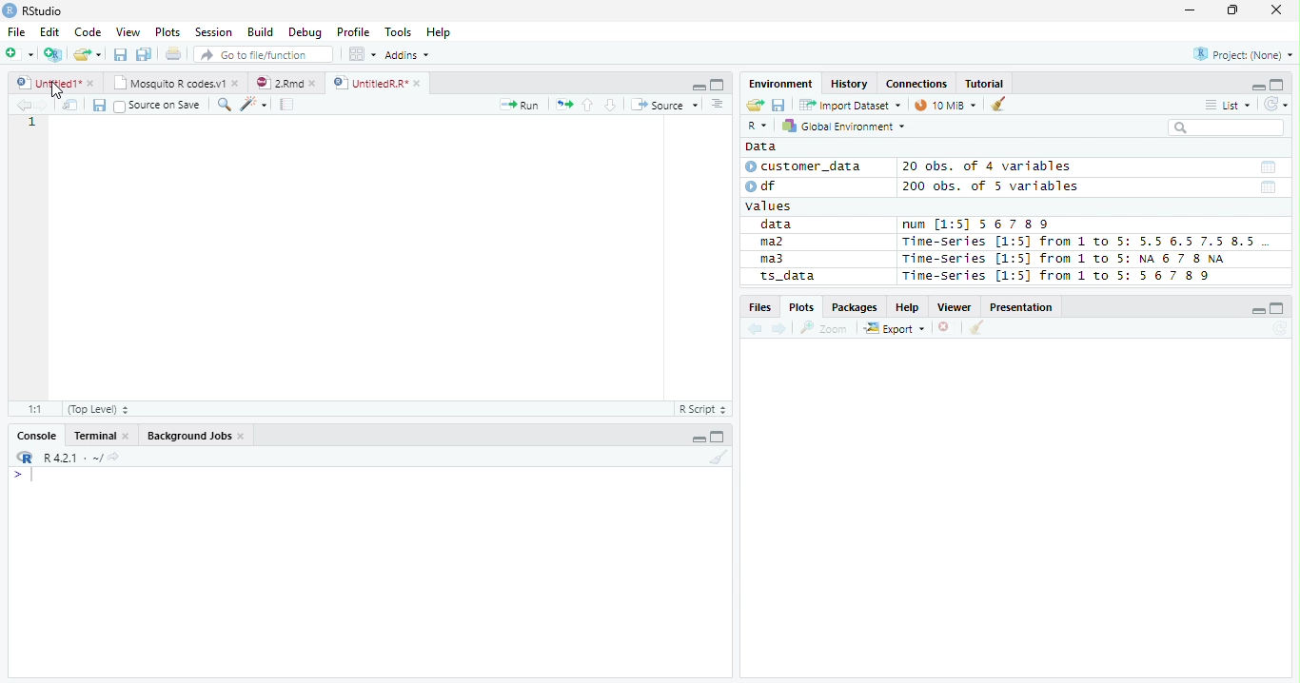 The image size is (1300, 683). Describe the element at coordinates (167, 32) in the screenshot. I see `Plots` at that location.